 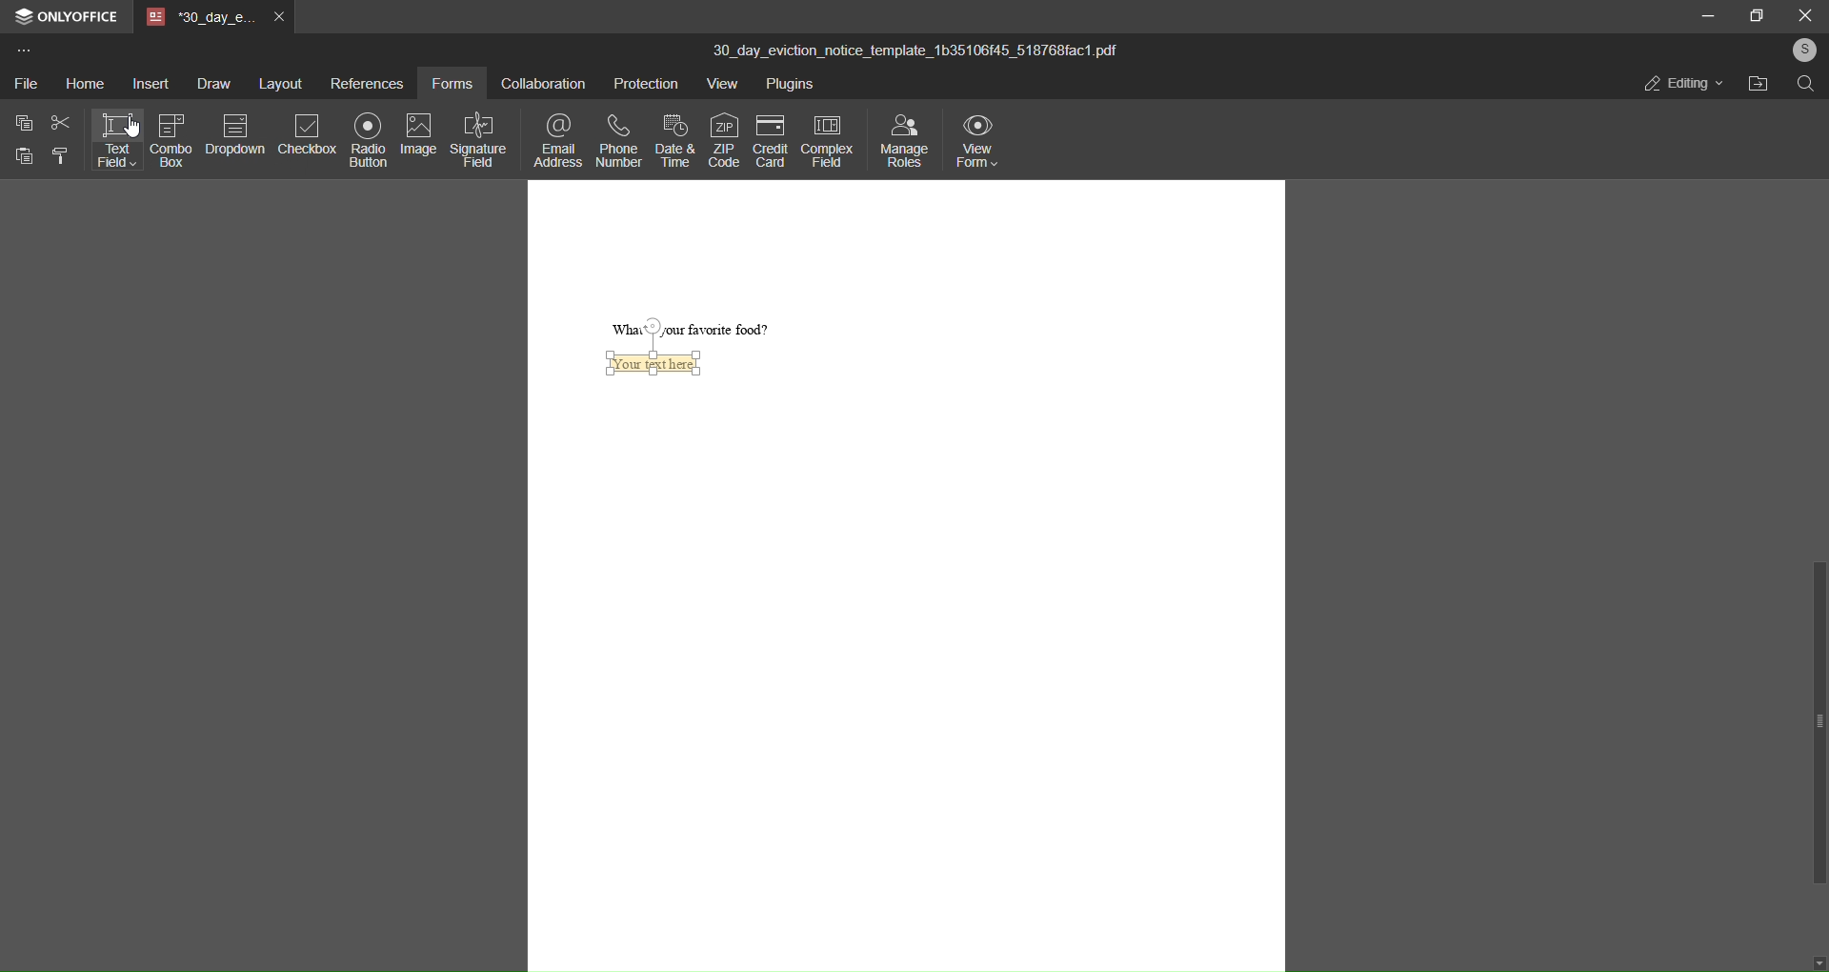 I want to click on inserted text field , so click(x=661, y=365).